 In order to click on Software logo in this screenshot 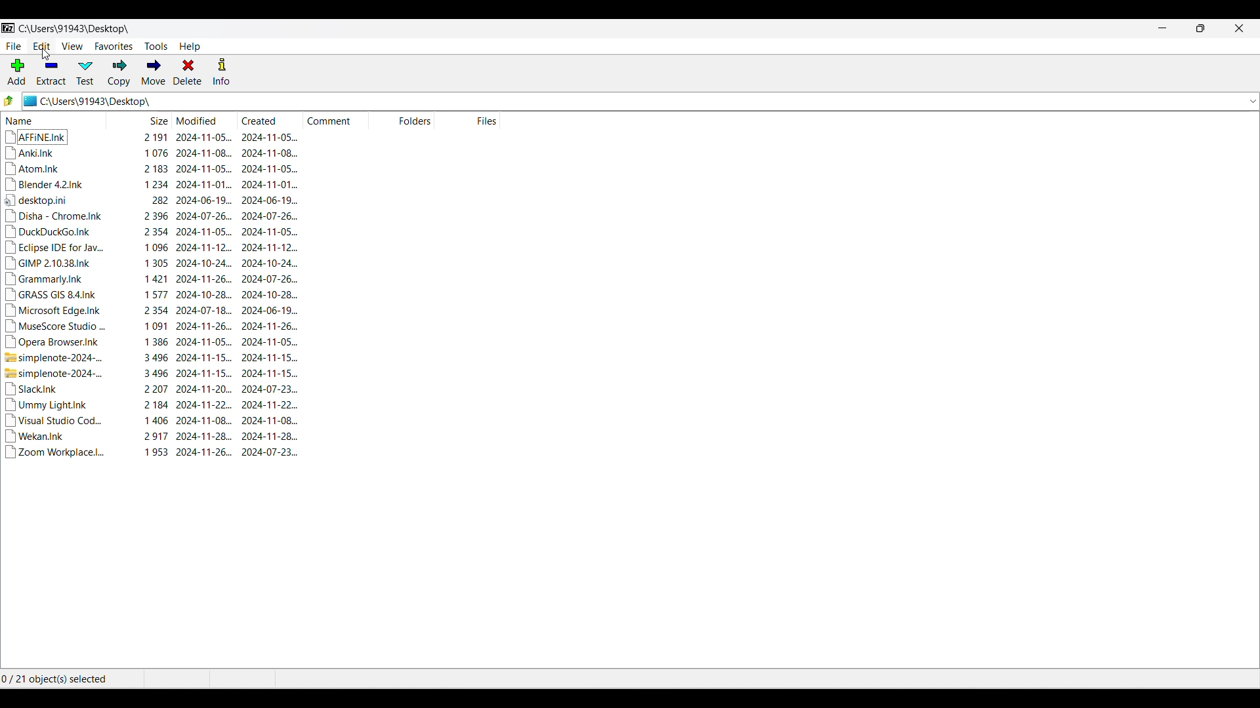, I will do `click(8, 28)`.